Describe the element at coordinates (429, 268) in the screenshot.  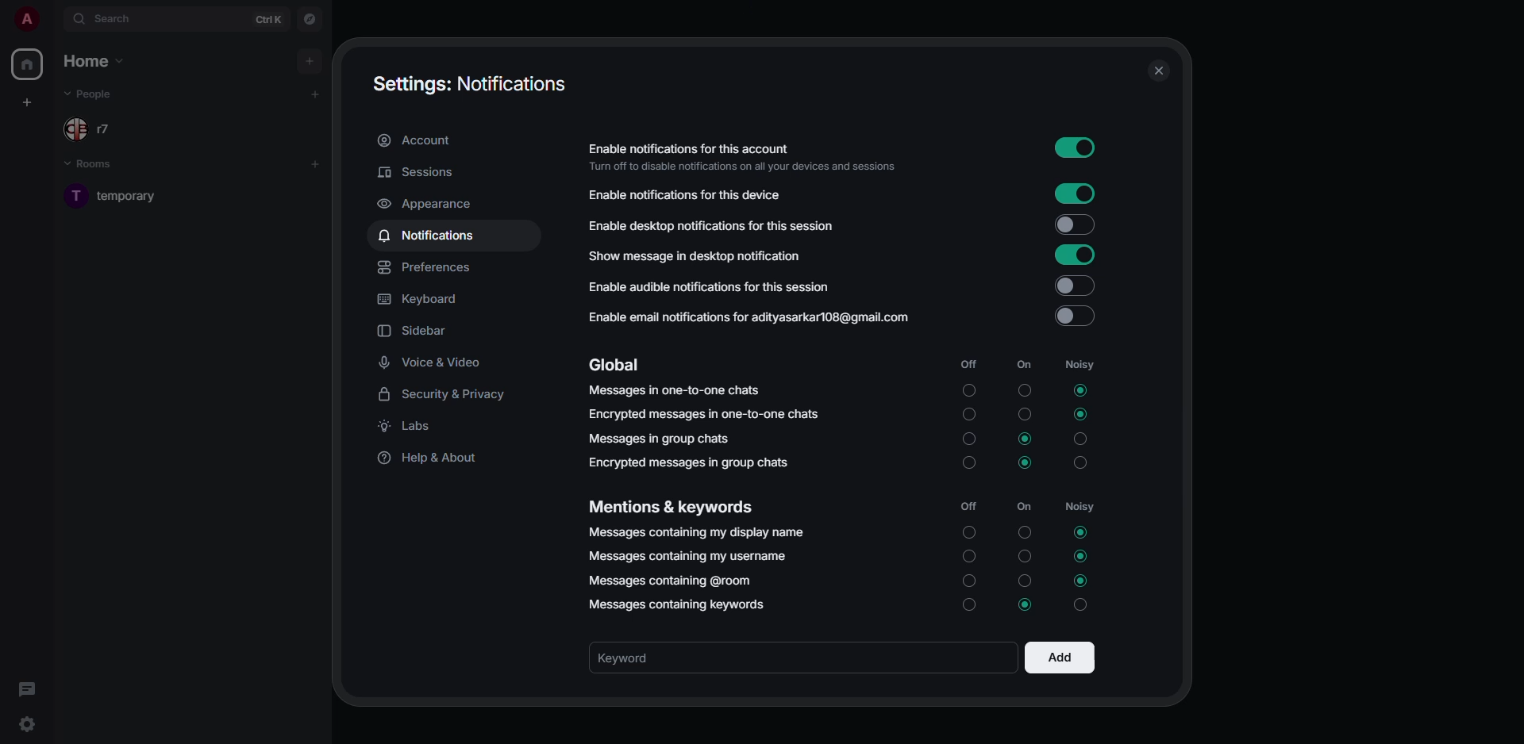
I see `preferences` at that location.